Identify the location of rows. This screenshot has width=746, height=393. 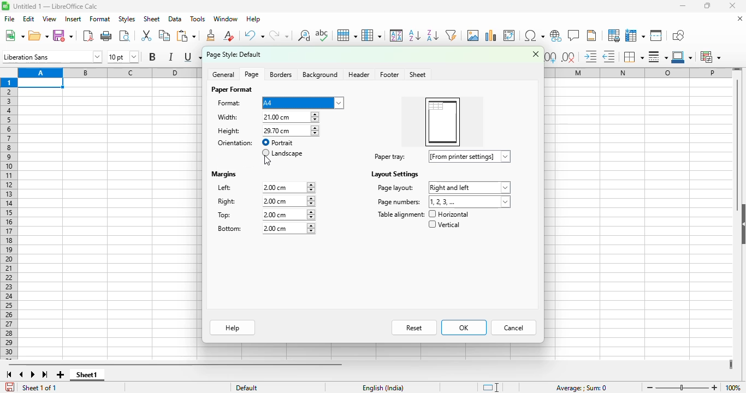
(9, 219).